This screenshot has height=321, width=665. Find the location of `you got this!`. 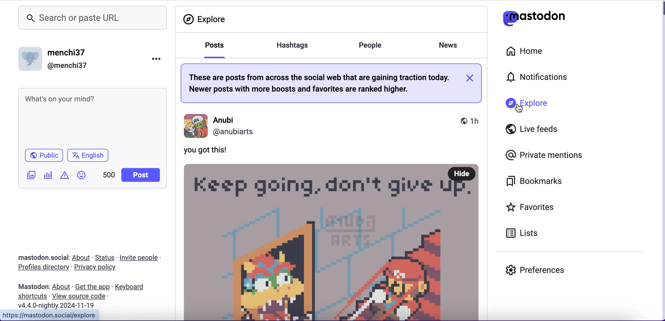

you got this! is located at coordinates (211, 152).